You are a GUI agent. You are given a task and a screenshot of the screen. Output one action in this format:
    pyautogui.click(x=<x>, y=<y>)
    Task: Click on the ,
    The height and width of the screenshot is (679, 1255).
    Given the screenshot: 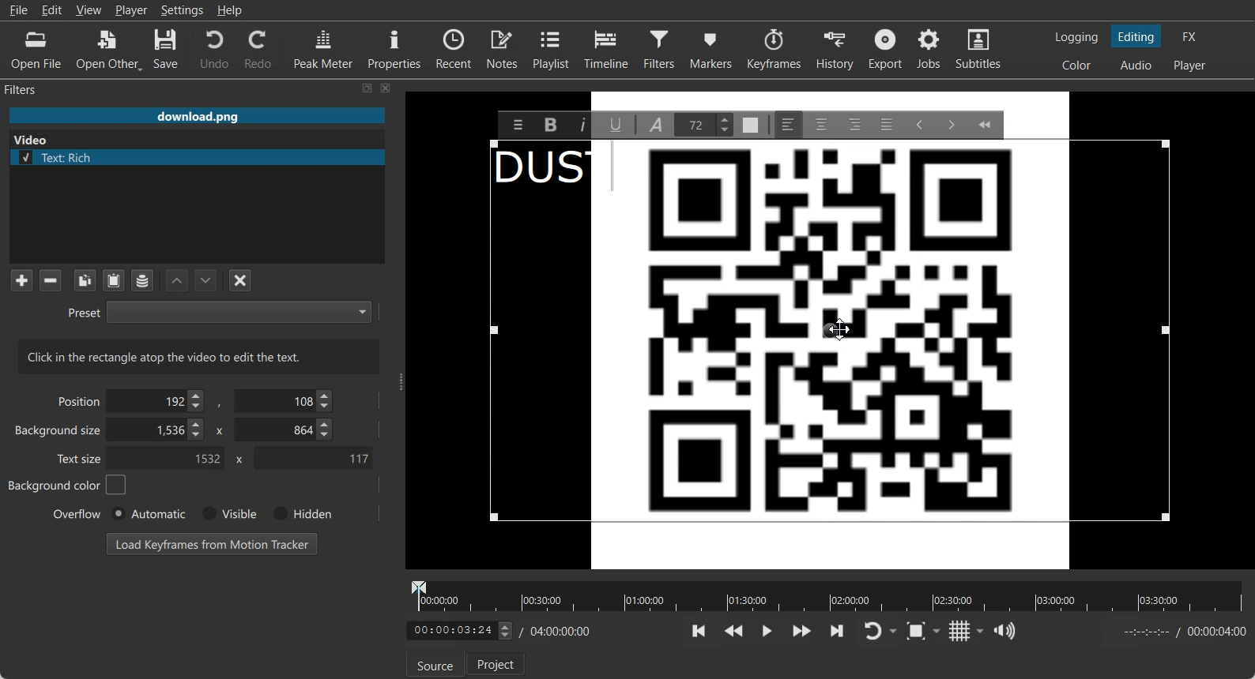 What is the action you would take?
    pyautogui.click(x=220, y=404)
    